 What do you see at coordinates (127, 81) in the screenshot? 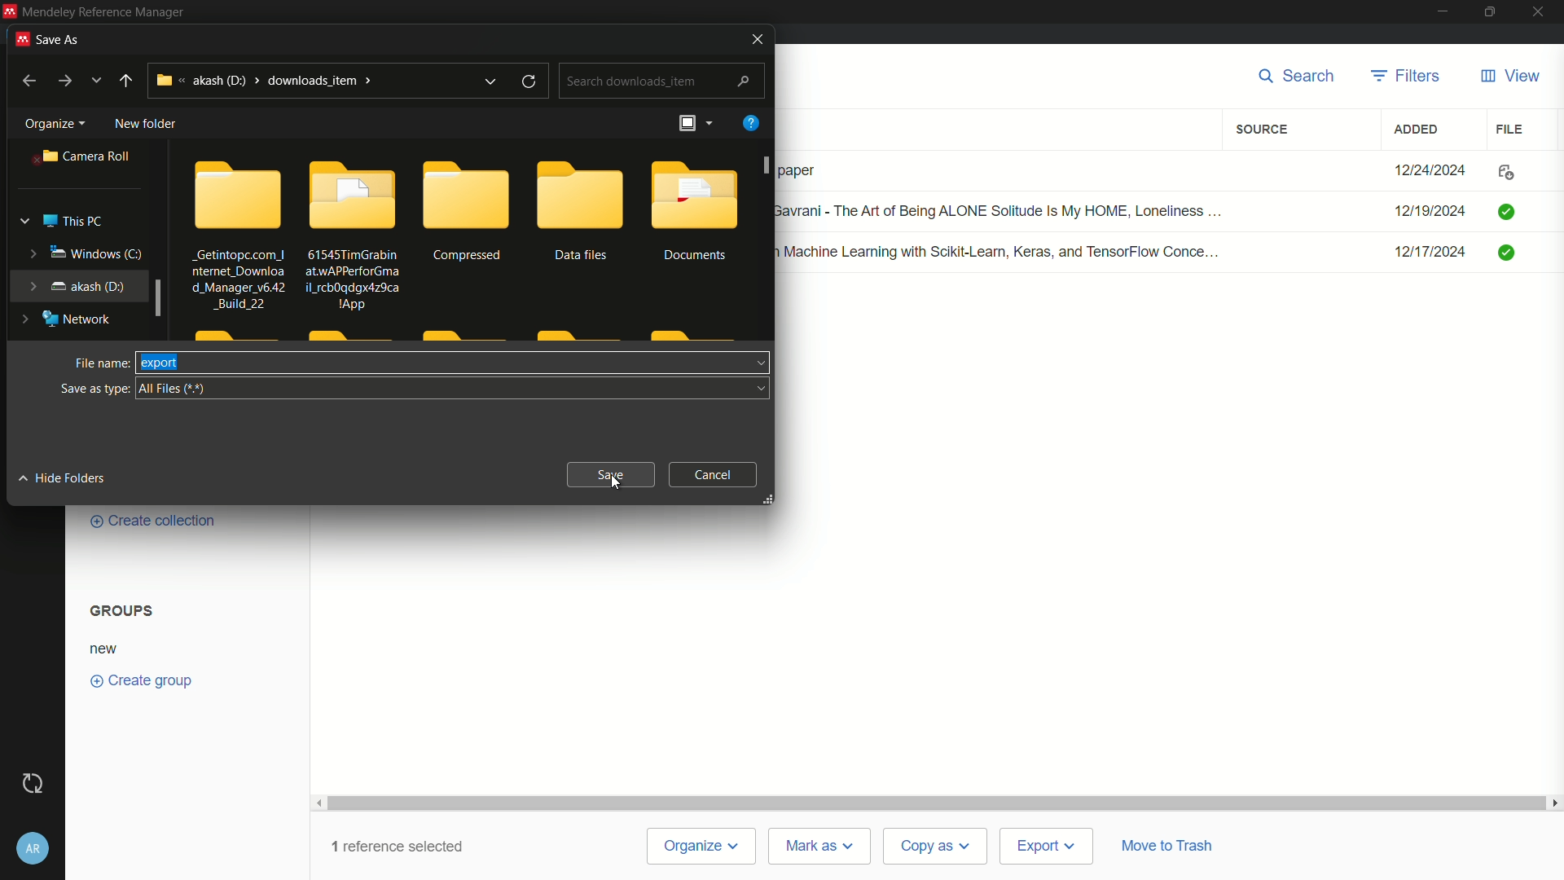
I see `back` at bounding box center [127, 81].